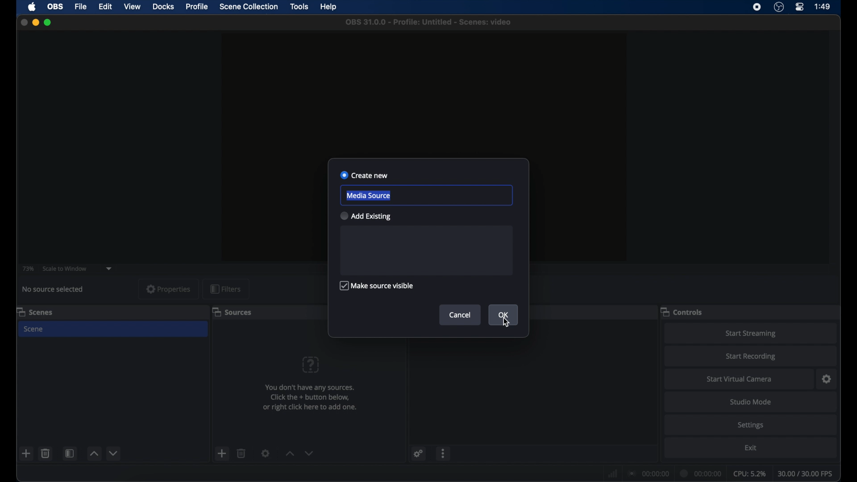 This screenshot has width=857, height=482. I want to click on control center, so click(800, 7).